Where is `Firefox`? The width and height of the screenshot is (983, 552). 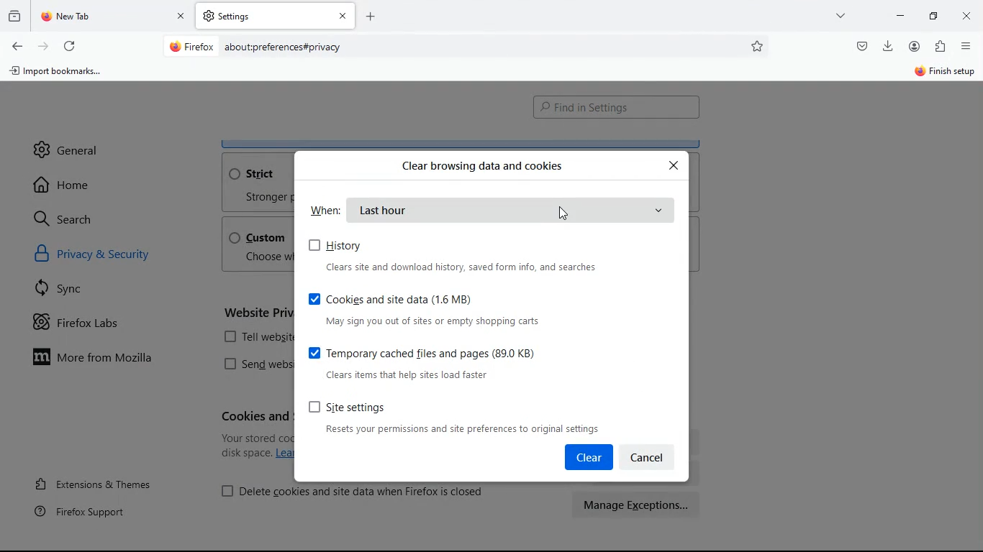 Firefox is located at coordinates (192, 46).